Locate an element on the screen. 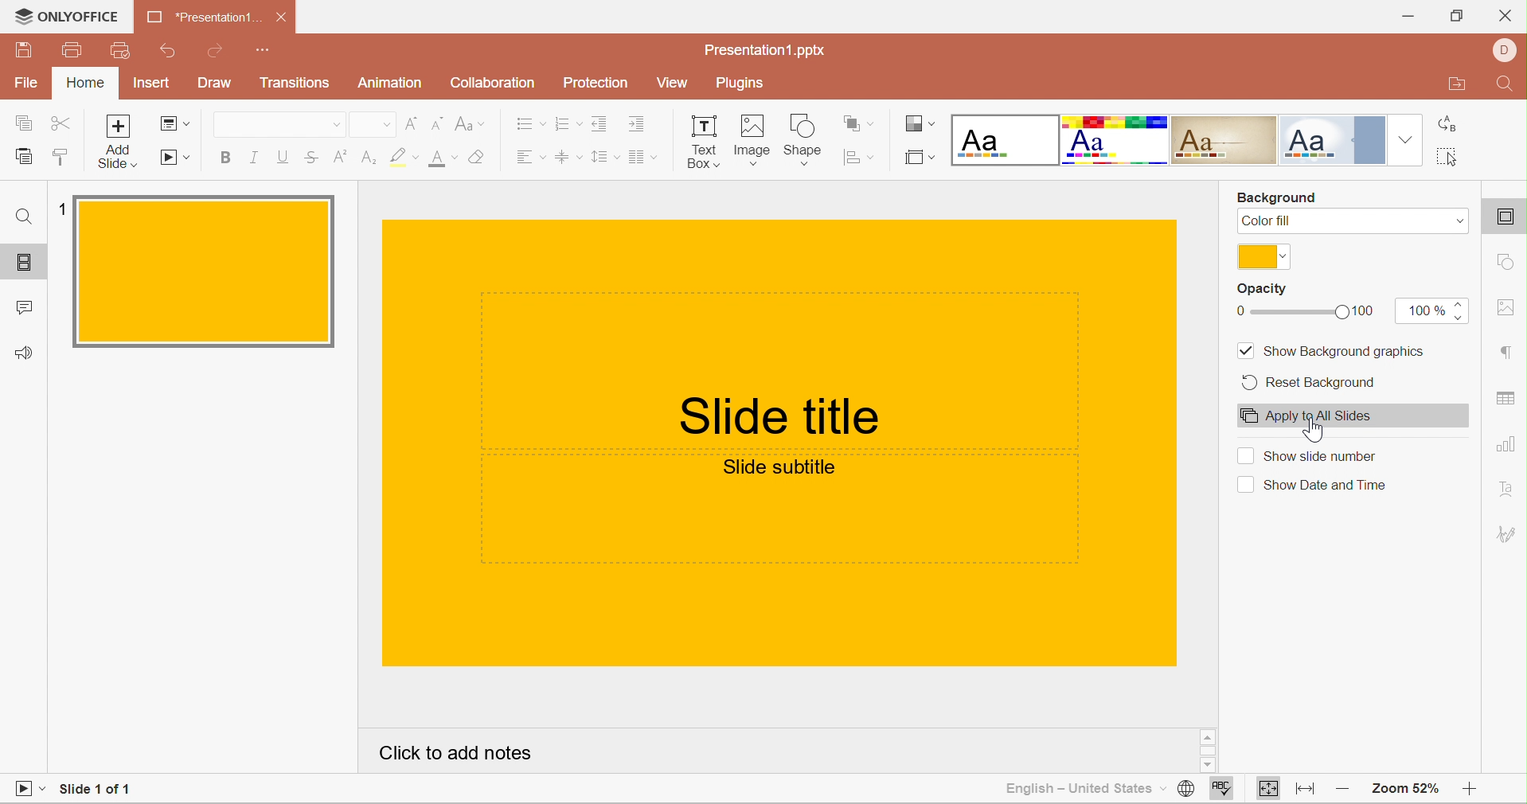 This screenshot has height=804, width=1527. Image is located at coordinates (752, 138).